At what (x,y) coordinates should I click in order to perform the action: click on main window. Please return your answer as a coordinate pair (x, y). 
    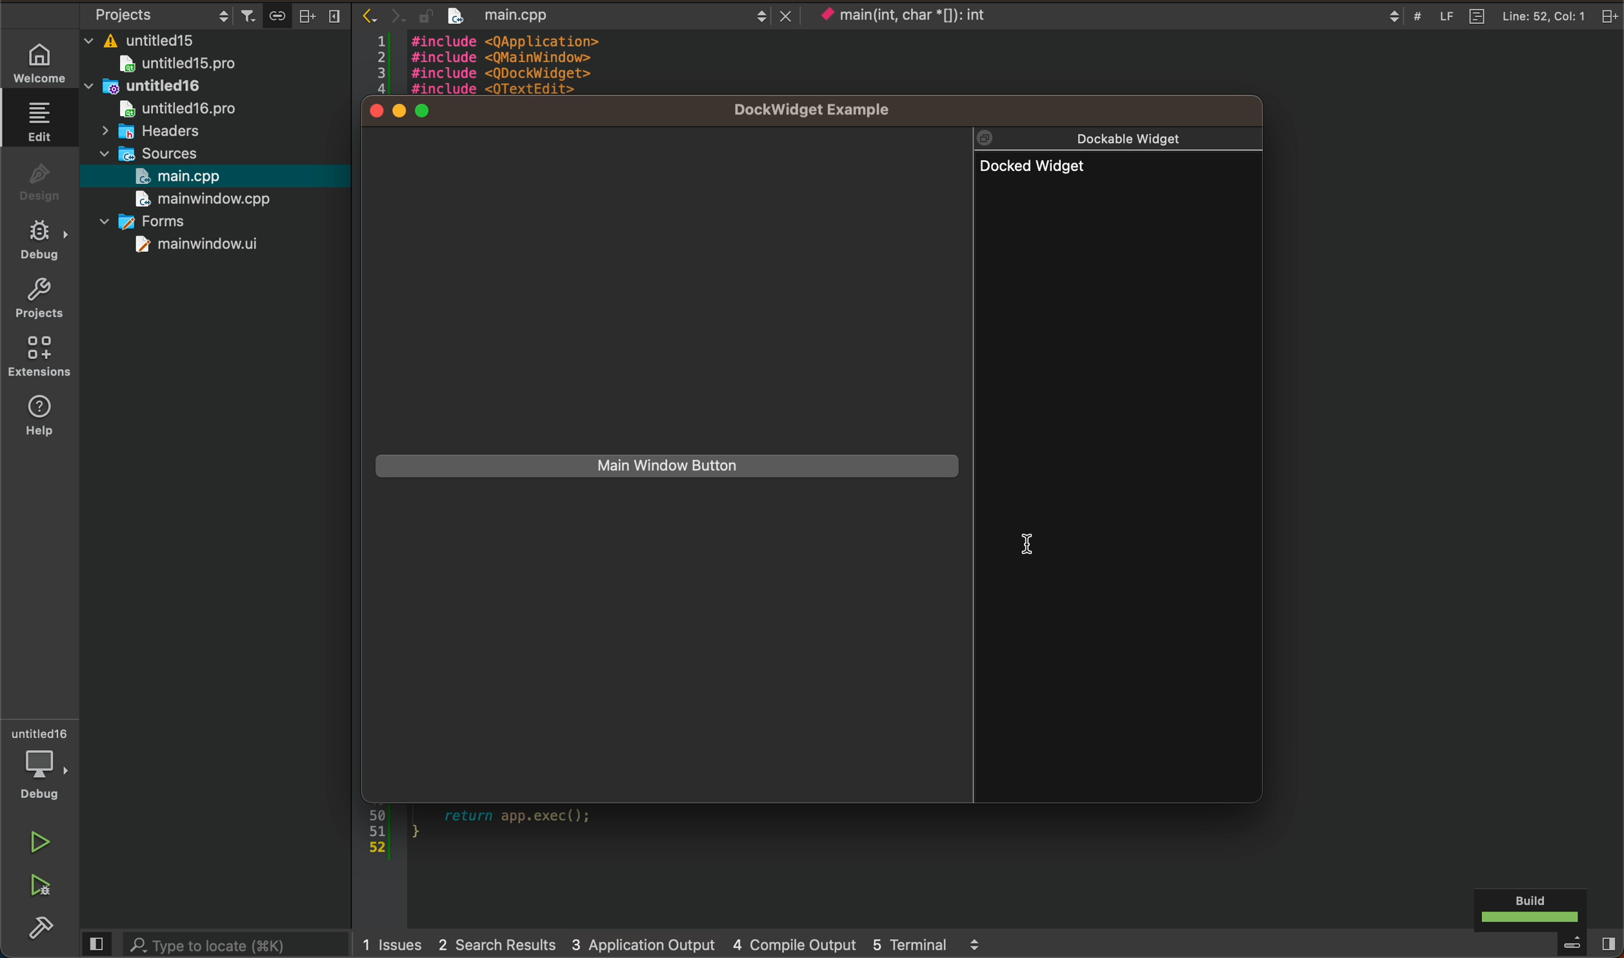
    Looking at the image, I should click on (663, 465).